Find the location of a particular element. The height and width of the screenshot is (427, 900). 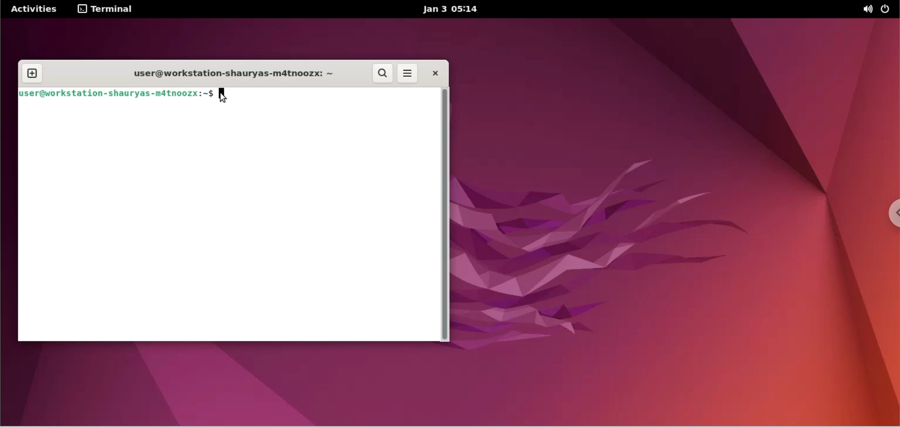

scrollbar is located at coordinates (447, 213).